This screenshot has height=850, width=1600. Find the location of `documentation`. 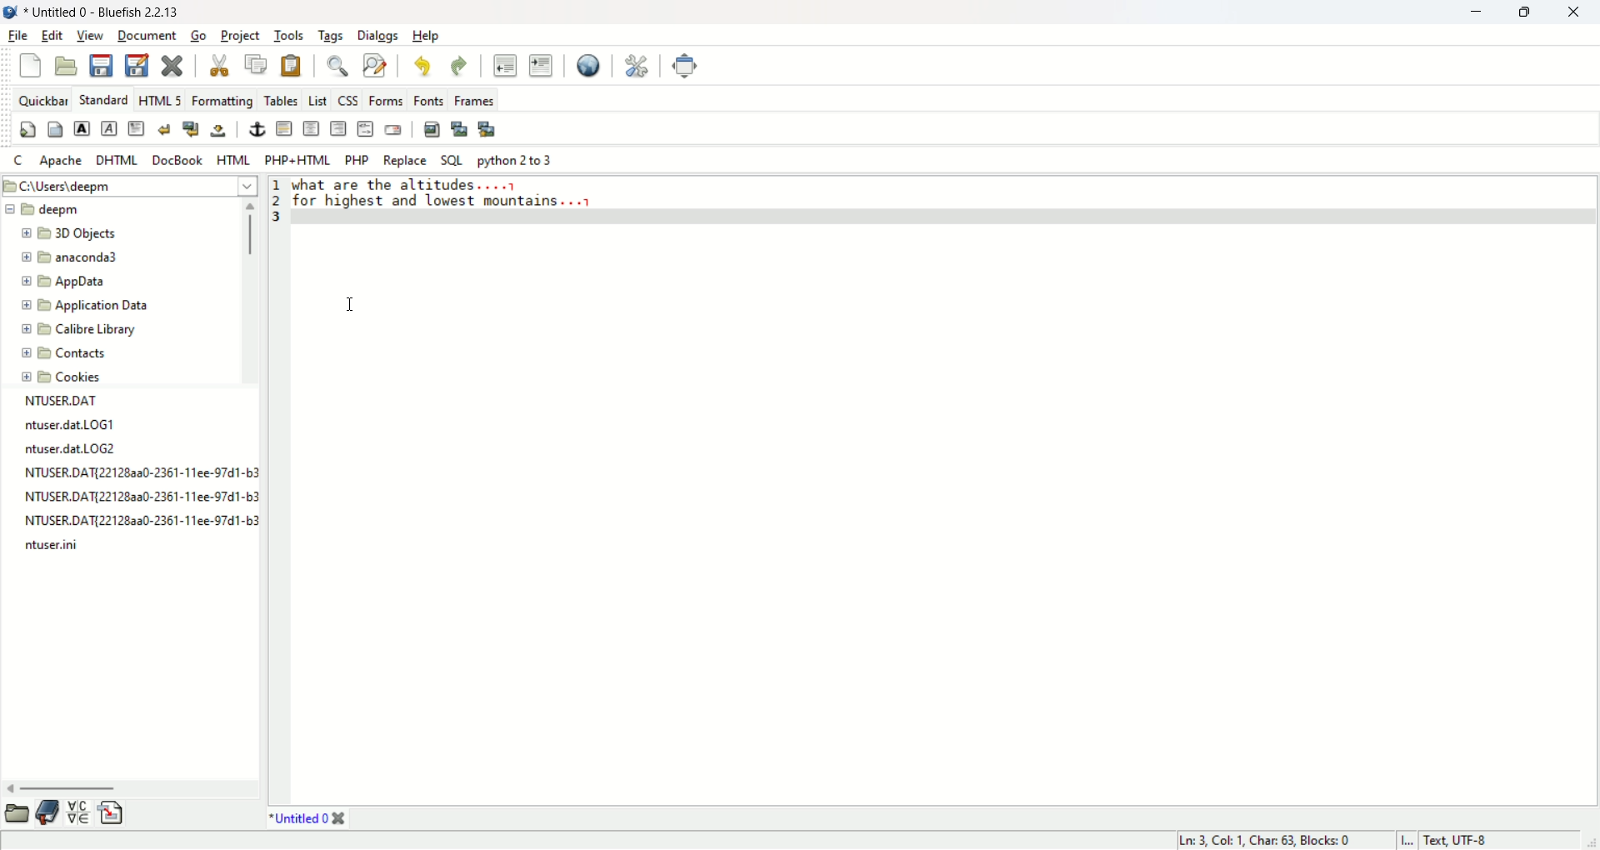

documentation is located at coordinates (47, 811).